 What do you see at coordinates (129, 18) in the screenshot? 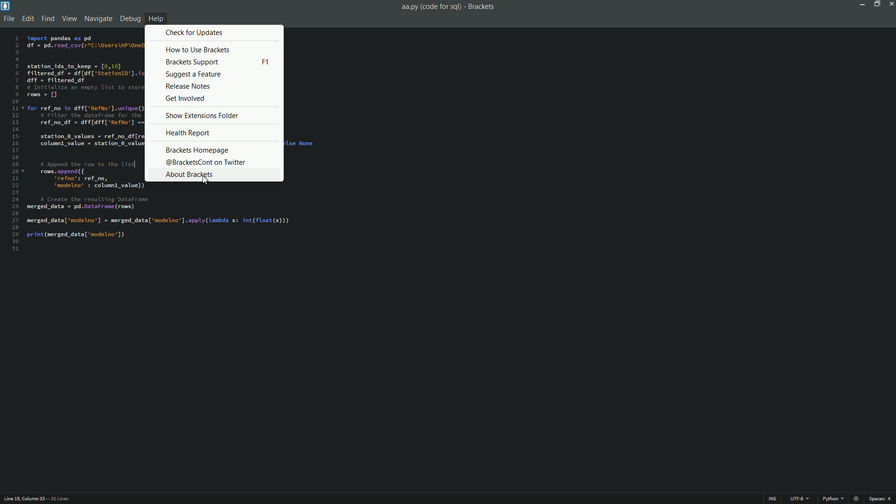
I see `debug menu` at bounding box center [129, 18].